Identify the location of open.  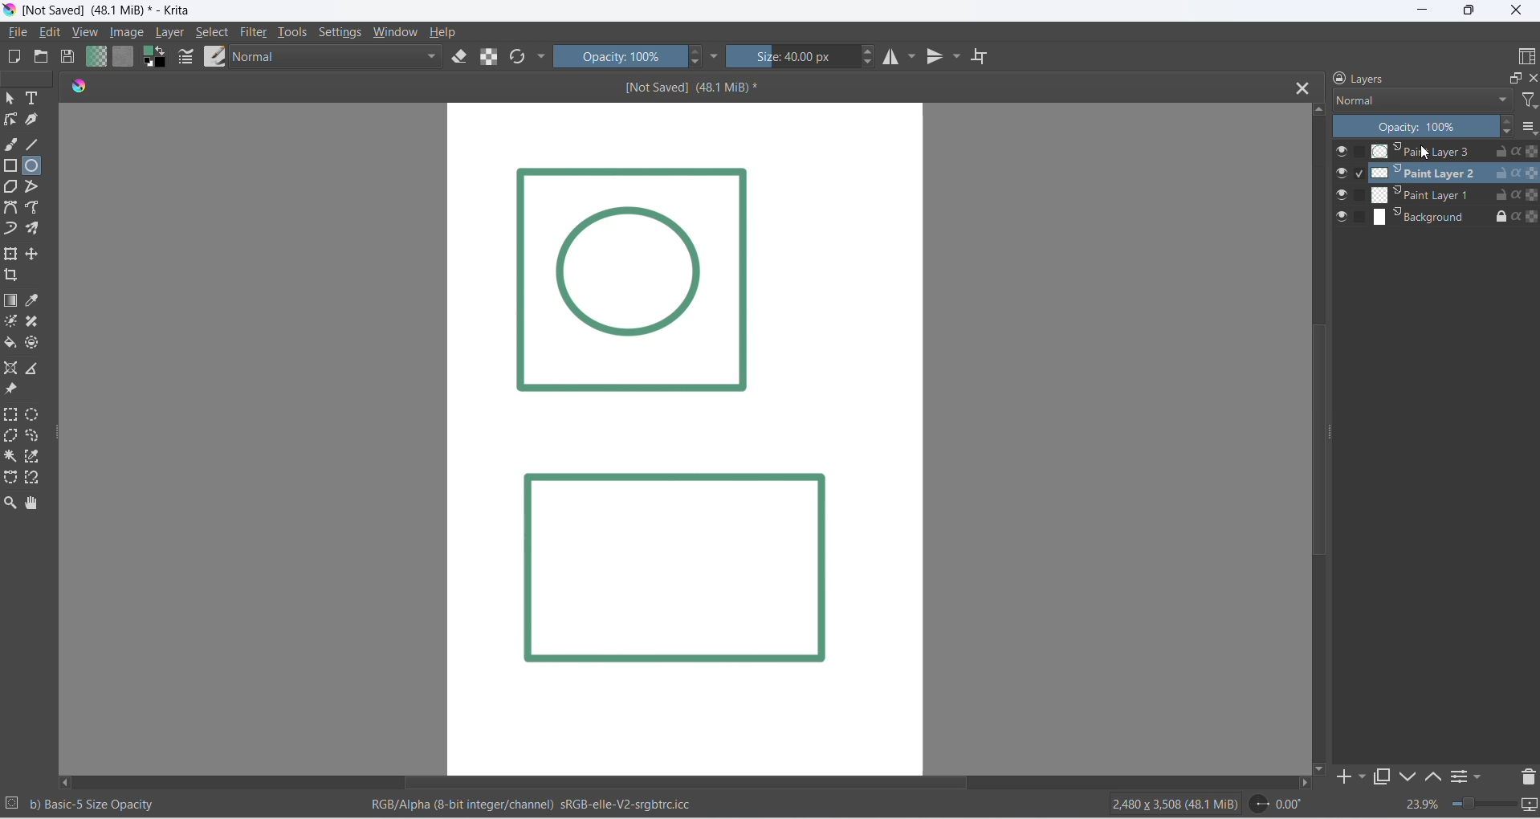
(42, 57).